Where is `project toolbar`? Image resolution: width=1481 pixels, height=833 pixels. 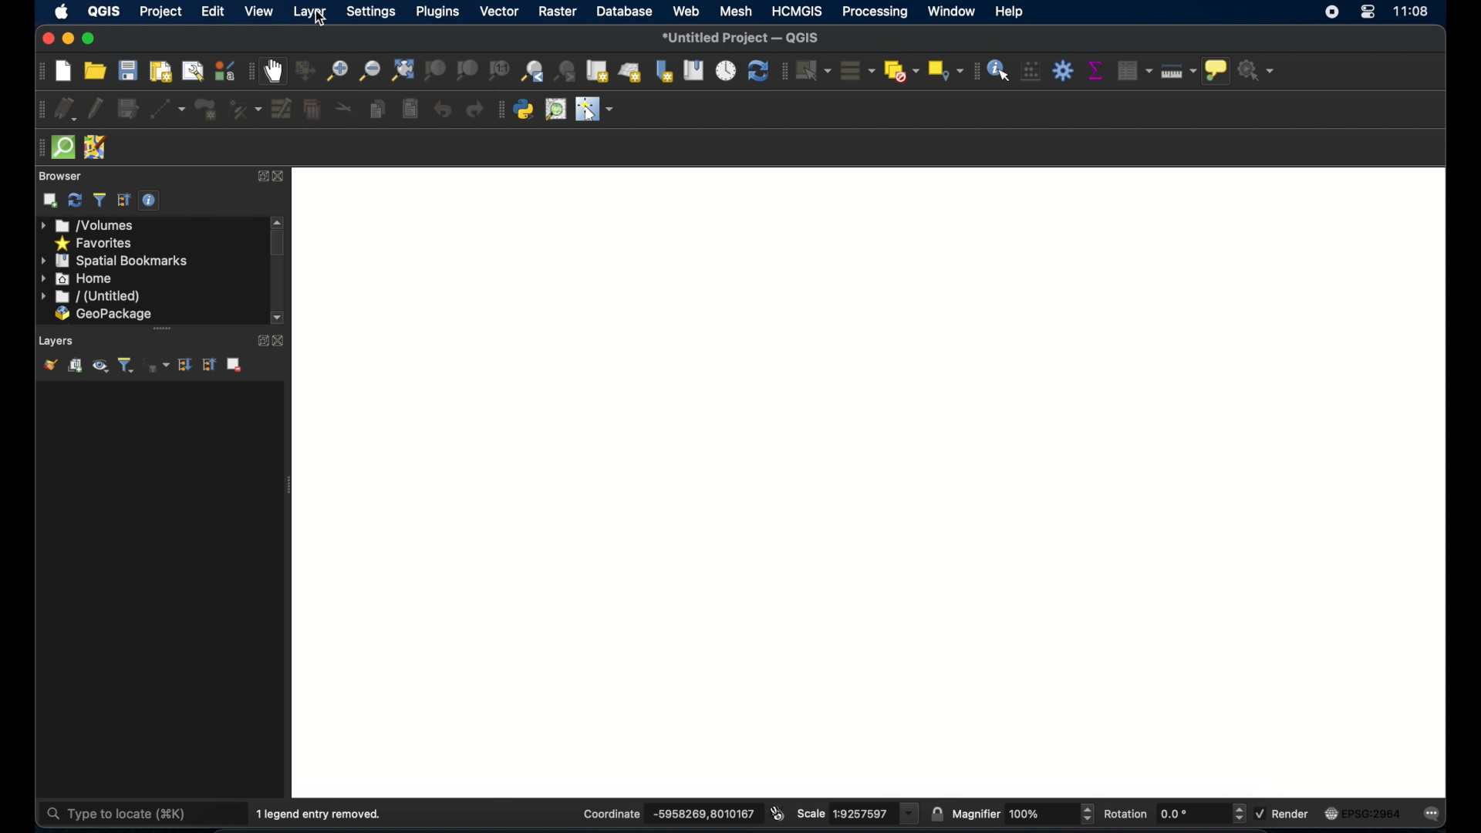 project toolbar is located at coordinates (38, 71).